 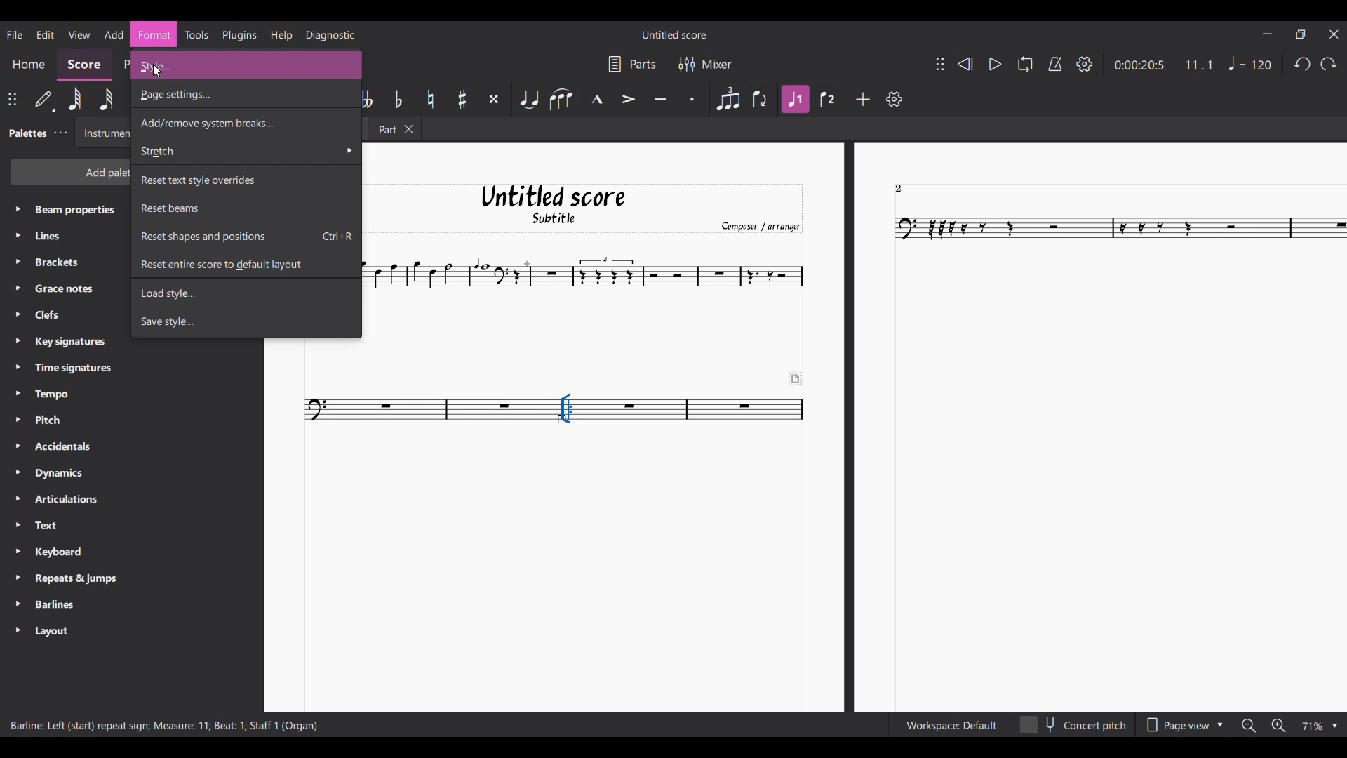 I want to click on File menu, so click(x=15, y=35).